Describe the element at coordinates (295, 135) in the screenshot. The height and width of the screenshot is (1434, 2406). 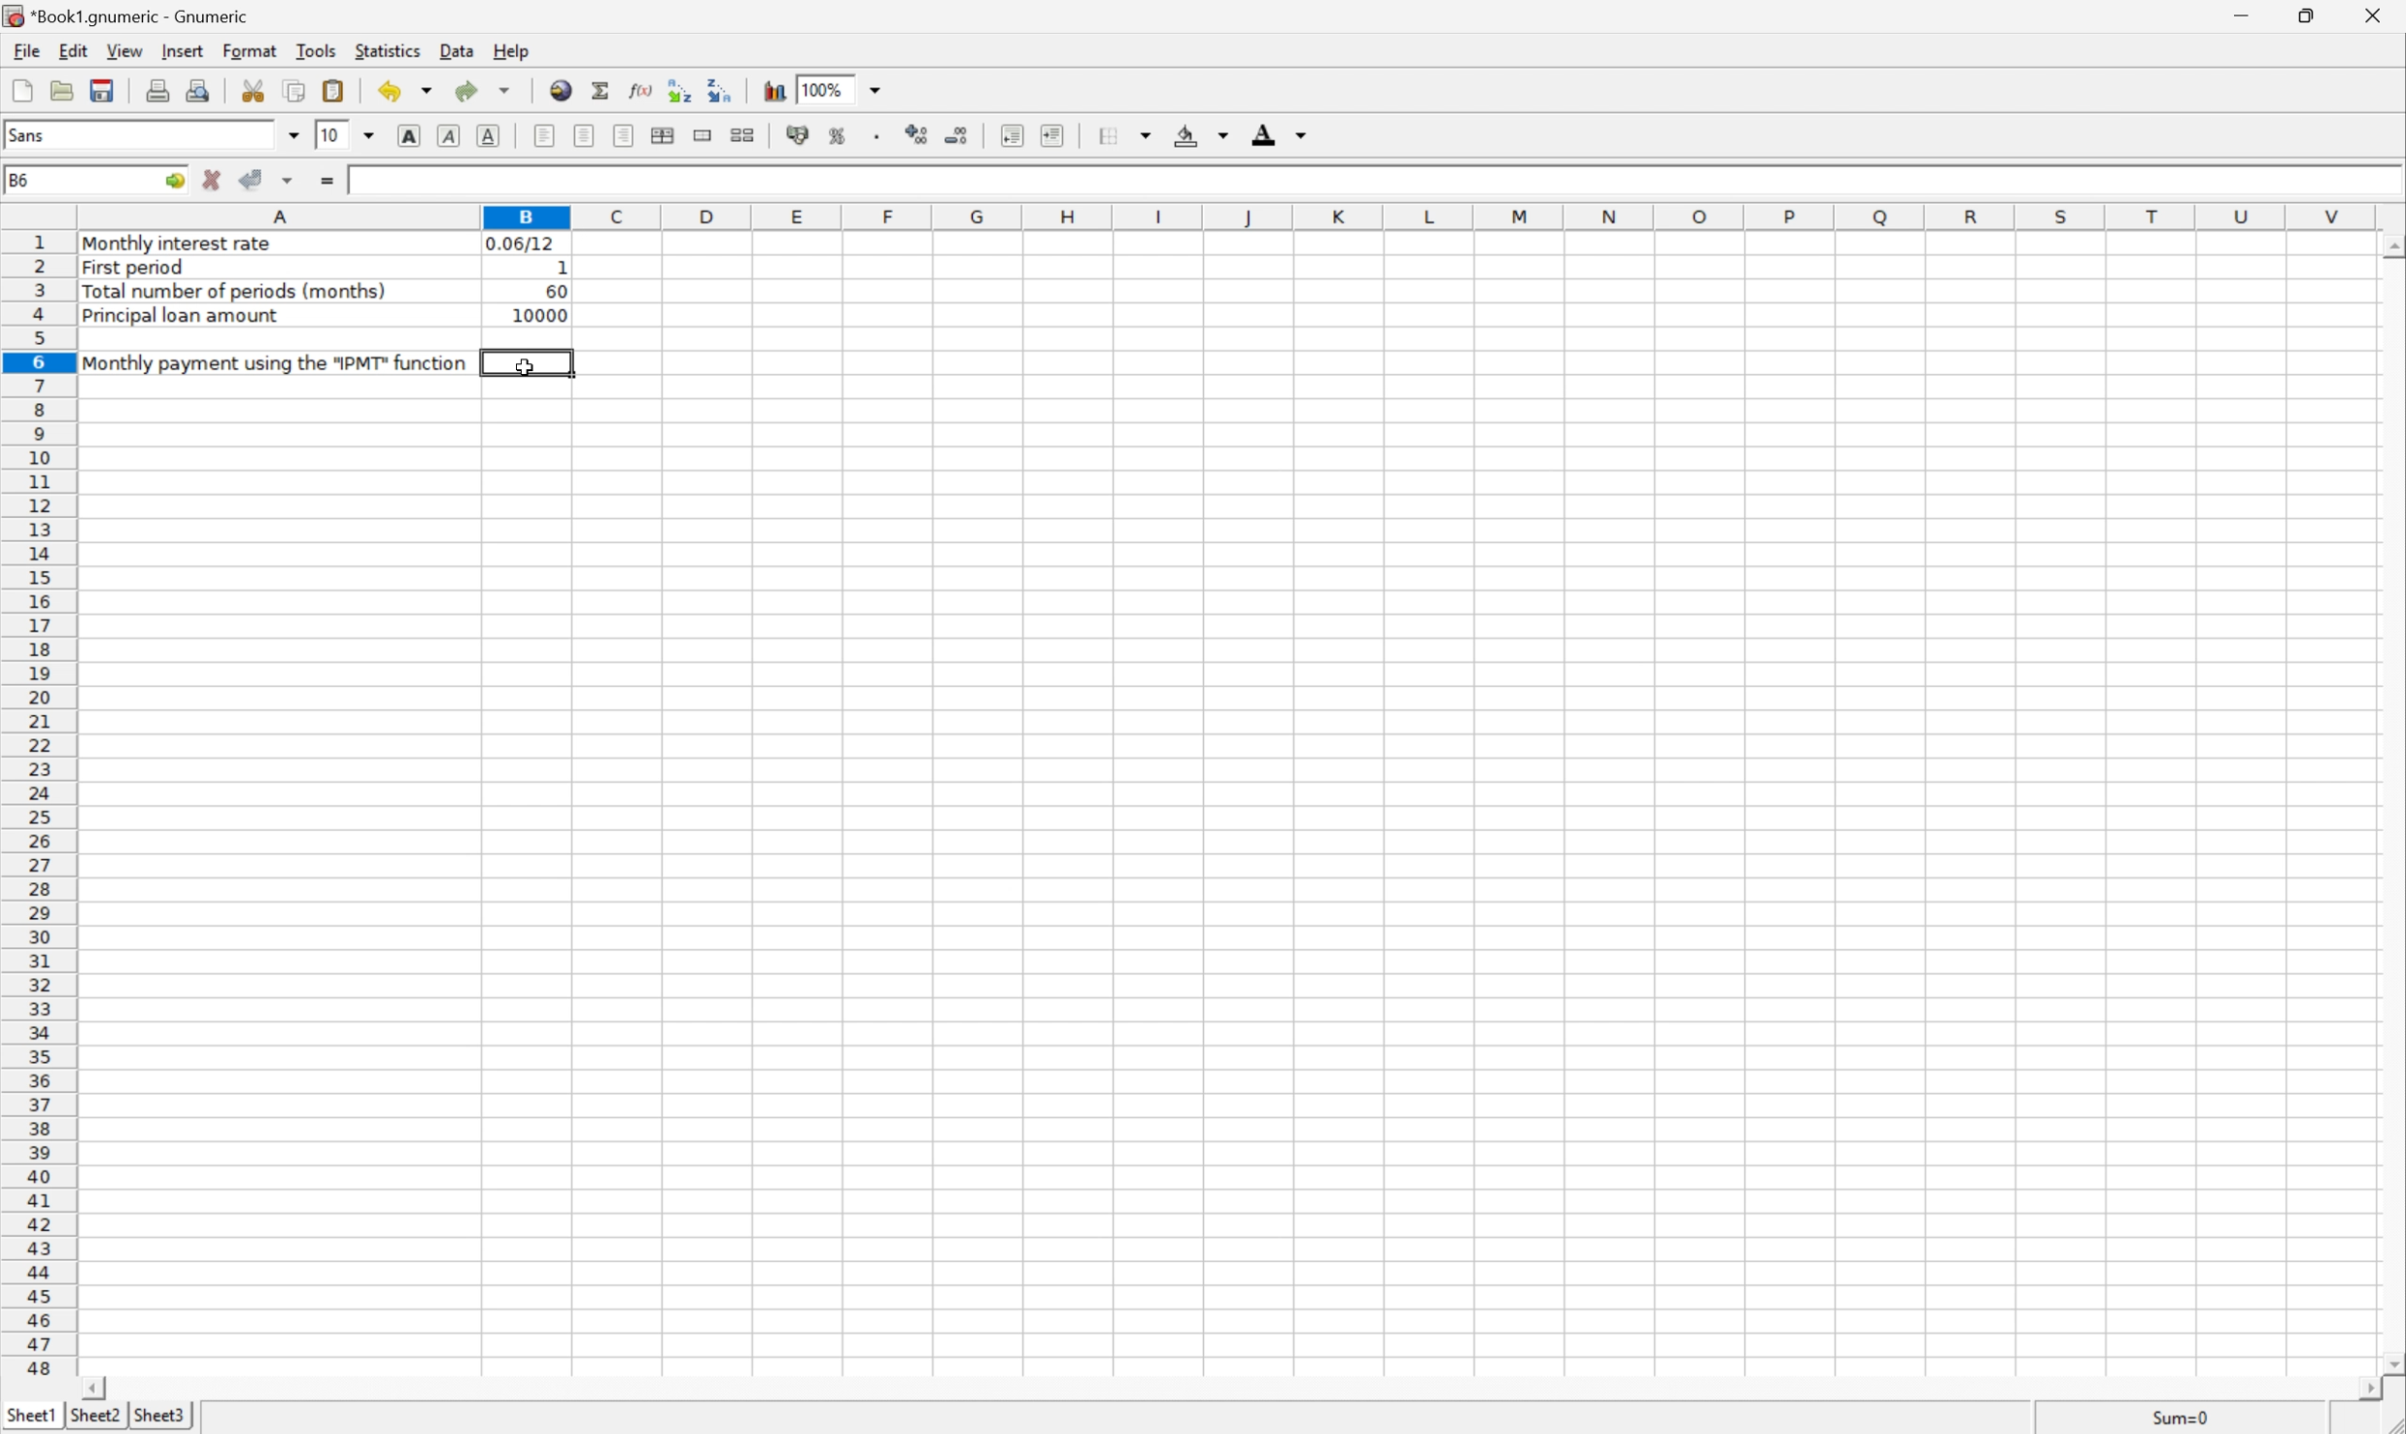
I see `Drop Down` at that location.